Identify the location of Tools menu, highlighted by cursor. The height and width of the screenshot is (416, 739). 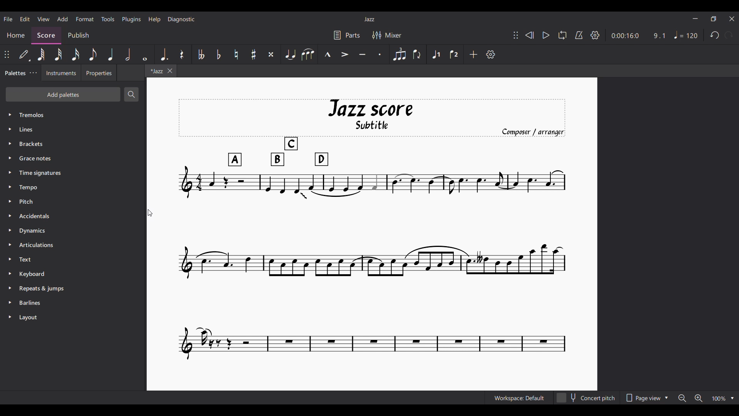
(107, 19).